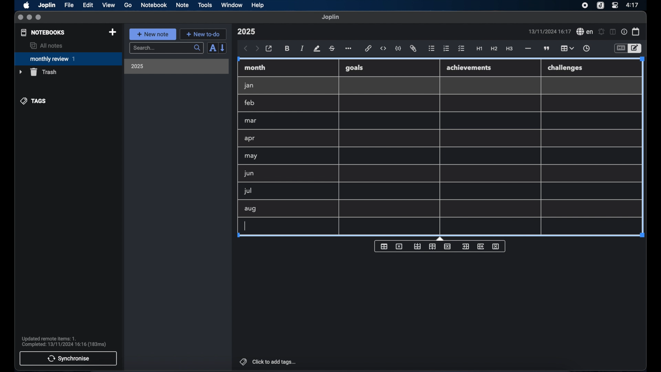  Describe the element at coordinates (448, 246) in the screenshot. I see `delete row` at that location.